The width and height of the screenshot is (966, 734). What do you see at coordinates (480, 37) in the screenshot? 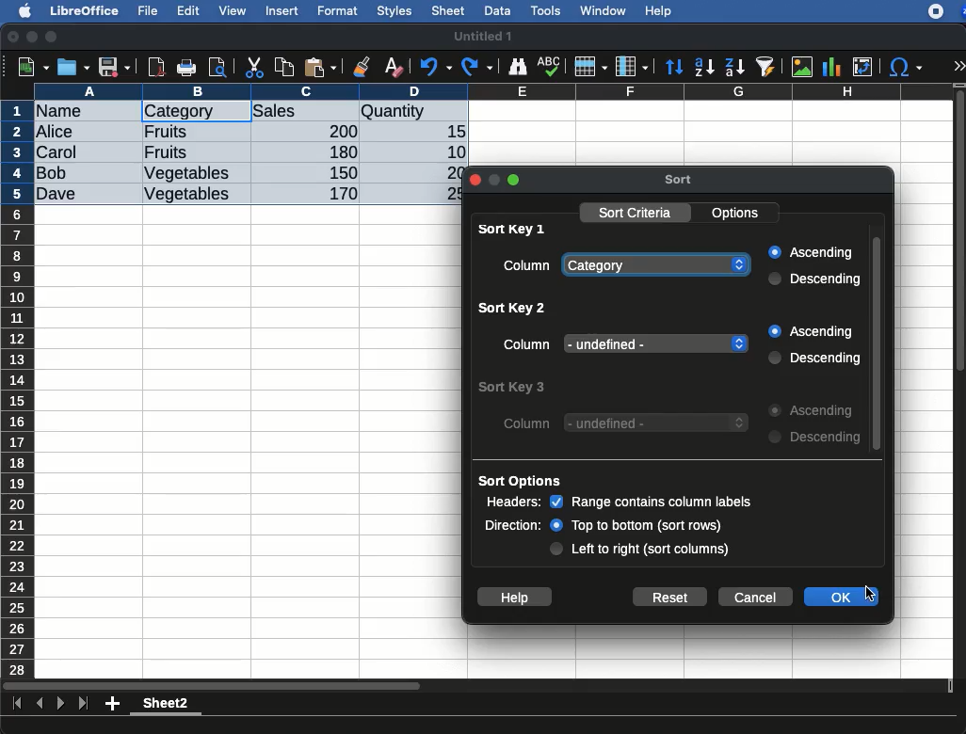
I see `untitled` at bounding box center [480, 37].